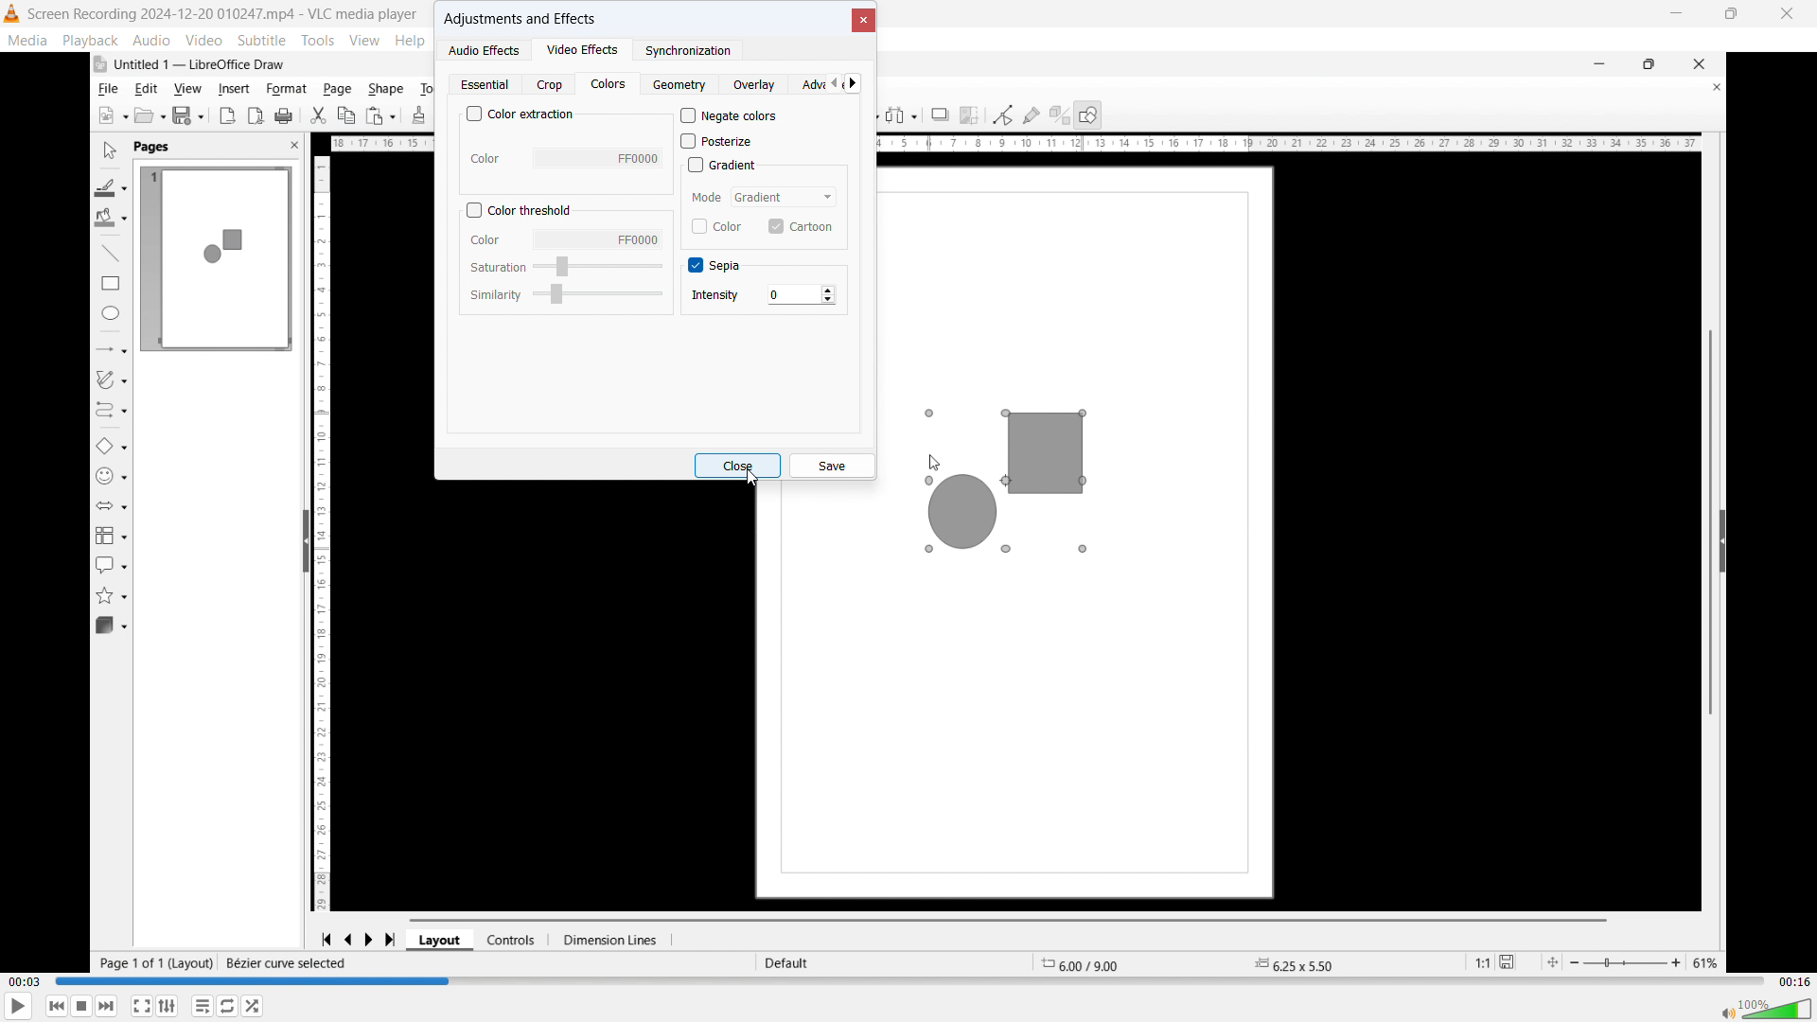 This screenshot has width=1817, height=1022. I want to click on Colour, so click(485, 239).